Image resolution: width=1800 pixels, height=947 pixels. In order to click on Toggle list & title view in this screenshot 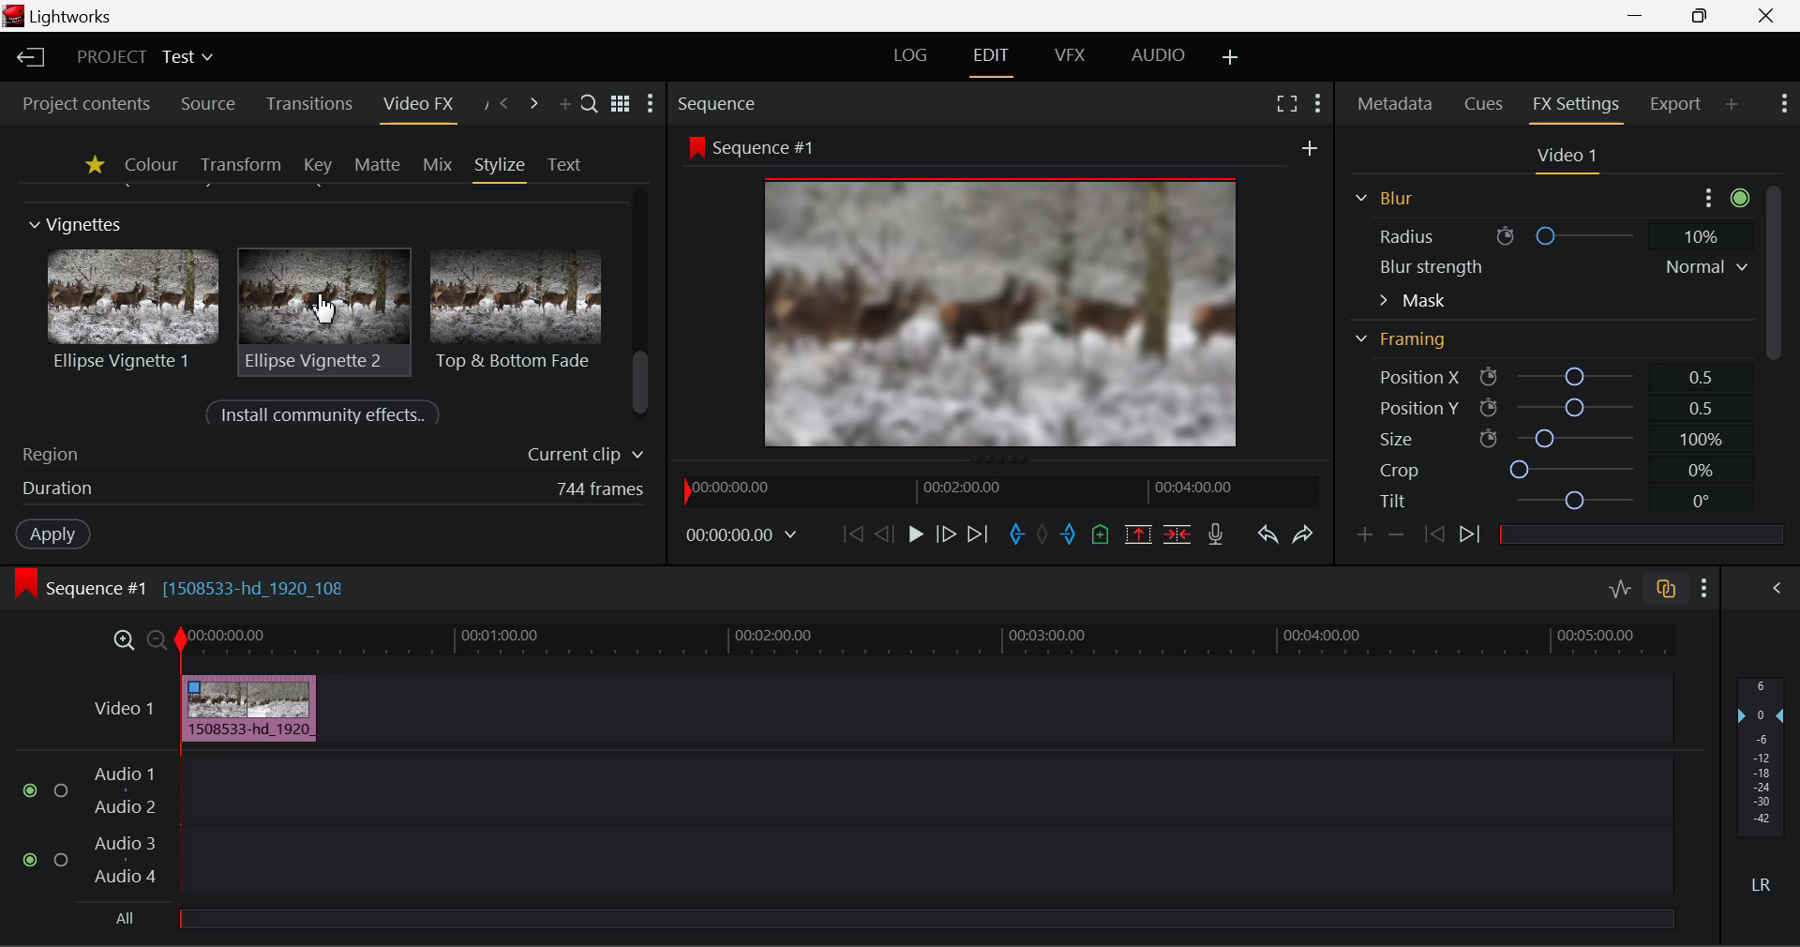, I will do `click(621, 106)`.